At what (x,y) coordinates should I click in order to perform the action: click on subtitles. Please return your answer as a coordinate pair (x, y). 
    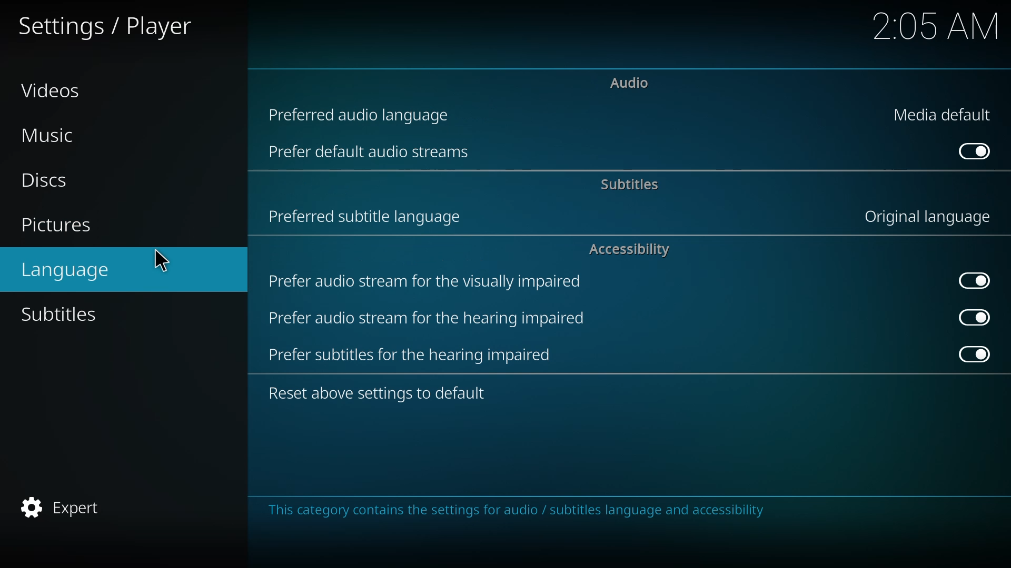
    Looking at the image, I should click on (65, 314).